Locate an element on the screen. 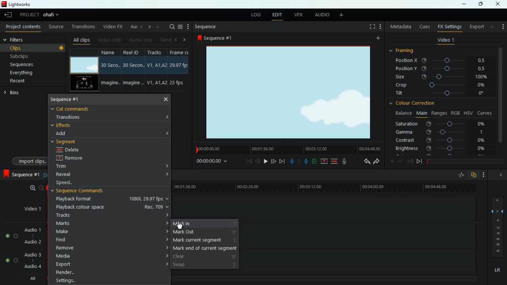  edit is located at coordinates (277, 15).